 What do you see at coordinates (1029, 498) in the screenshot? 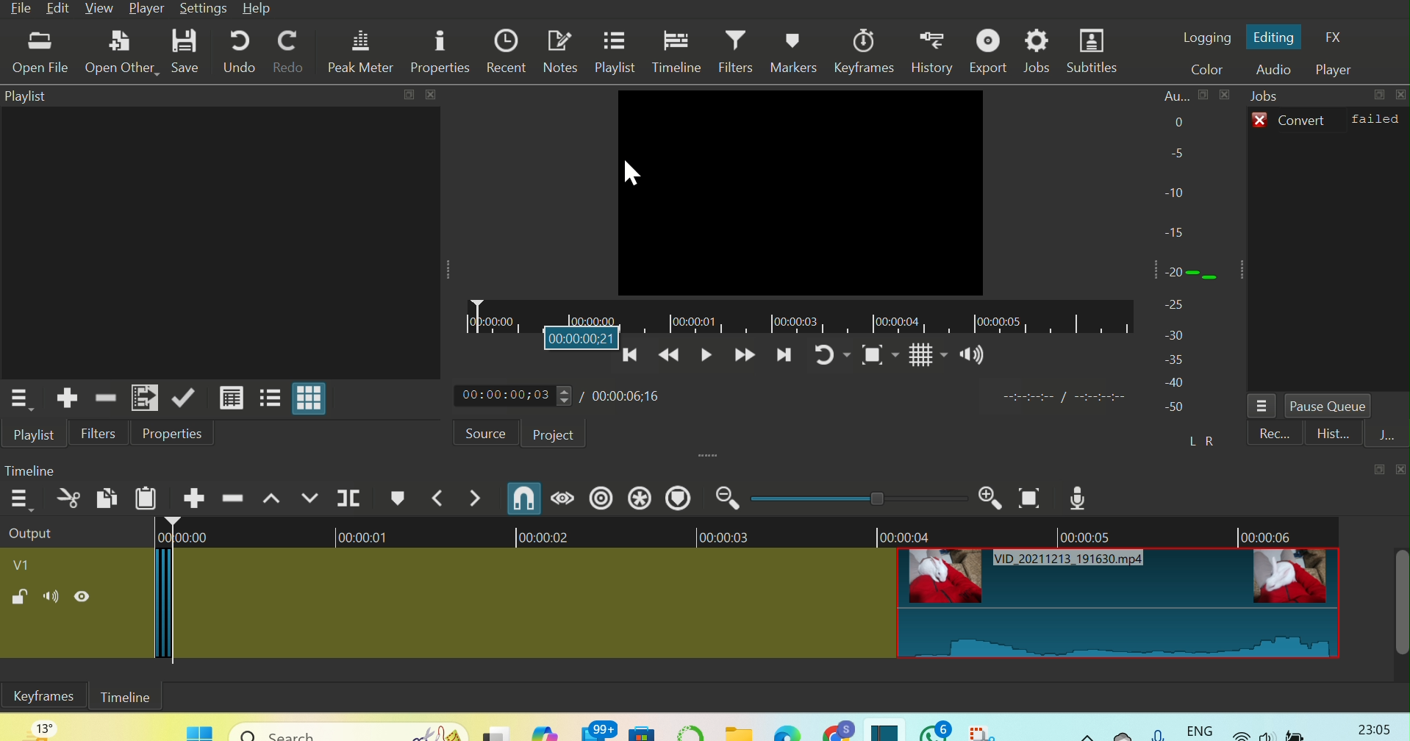
I see `Snap` at bounding box center [1029, 498].